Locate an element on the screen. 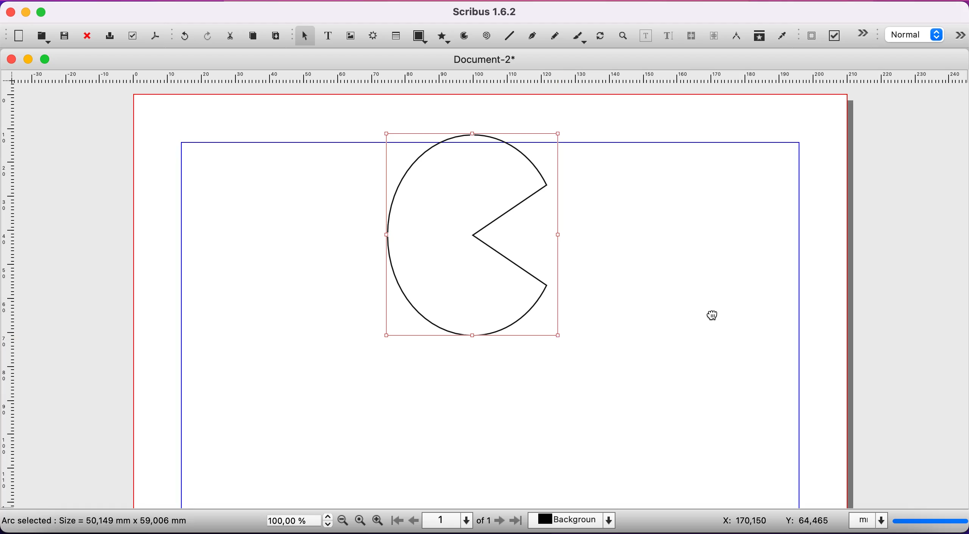 The width and height of the screenshot is (969, 534). scribus is located at coordinates (489, 12).